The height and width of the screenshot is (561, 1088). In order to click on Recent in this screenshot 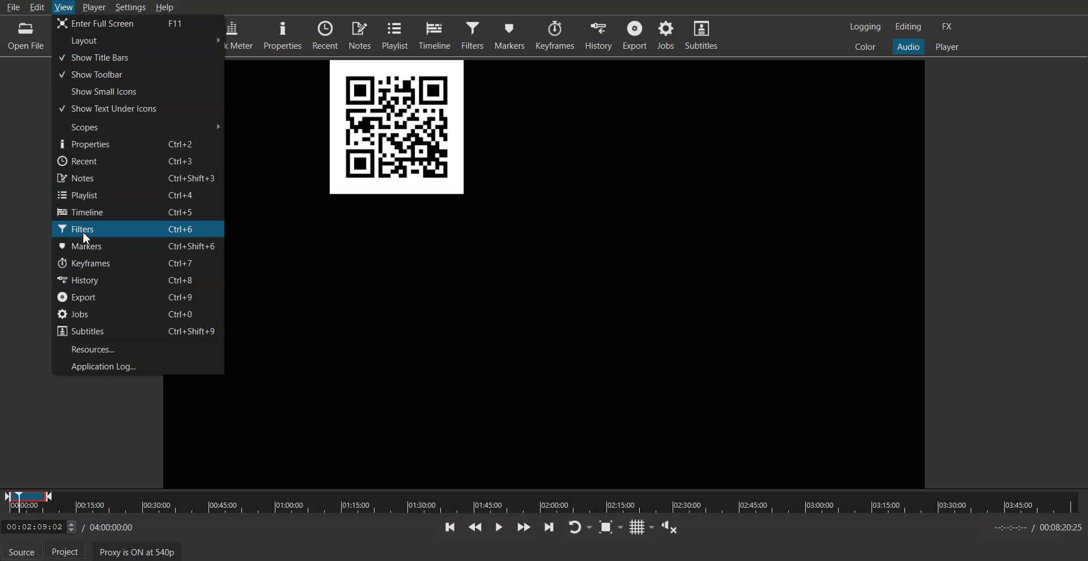, I will do `click(138, 160)`.